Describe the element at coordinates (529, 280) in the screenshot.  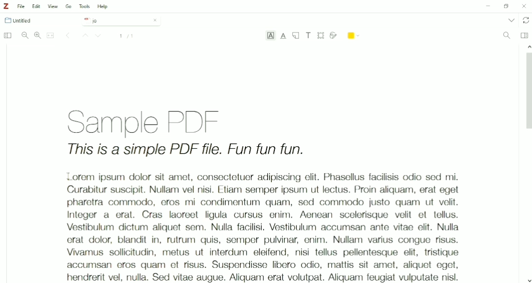
I see `Down` at that location.